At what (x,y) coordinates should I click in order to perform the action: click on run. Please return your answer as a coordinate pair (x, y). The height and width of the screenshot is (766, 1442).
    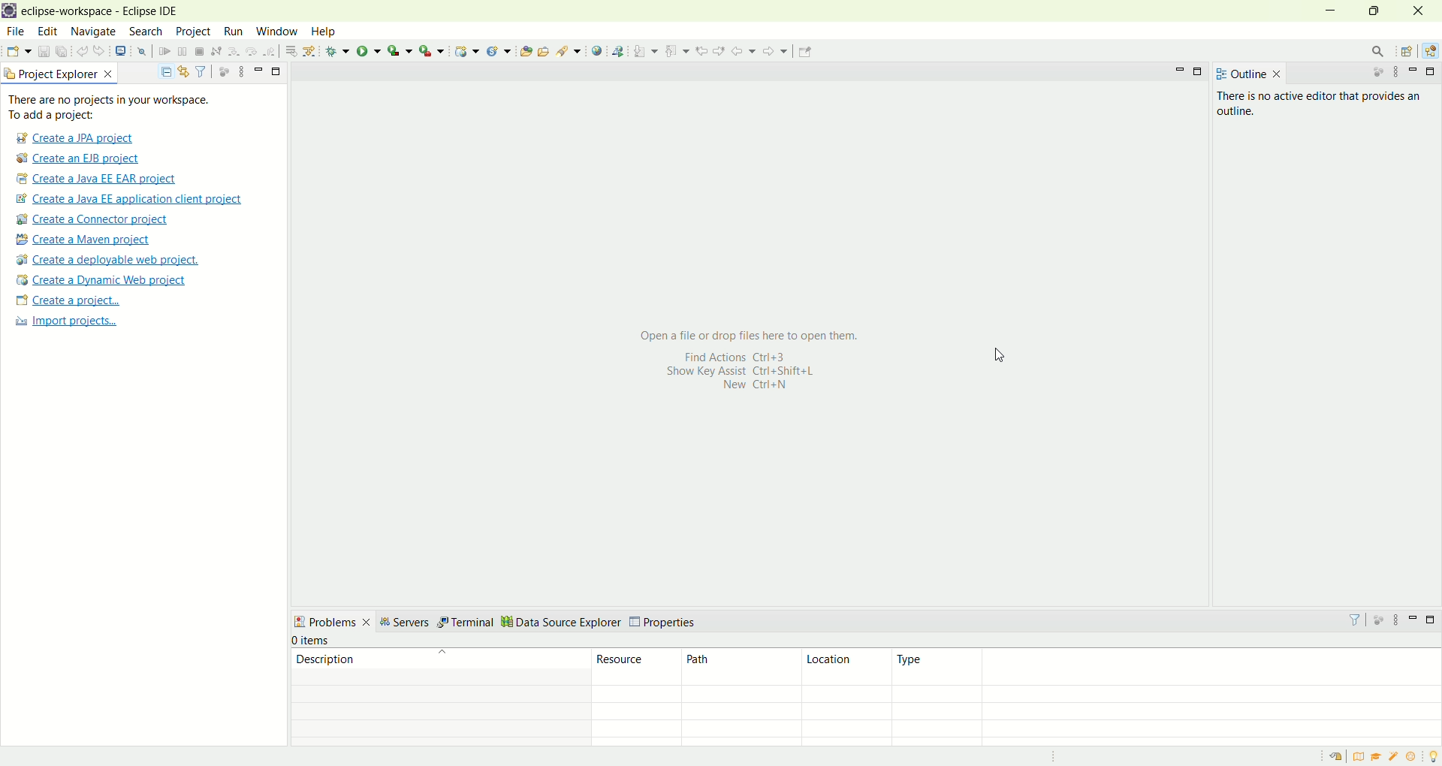
    Looking at the image, I should click on (232, 30).